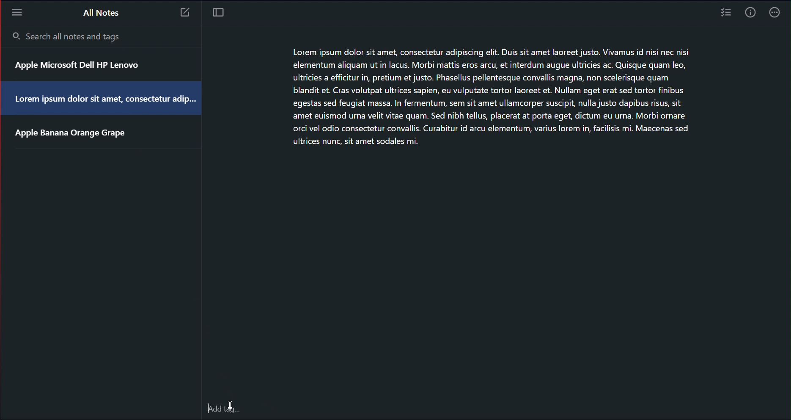 This screenshot has width=791, height=420. I want to click on More, so click(16, 12).